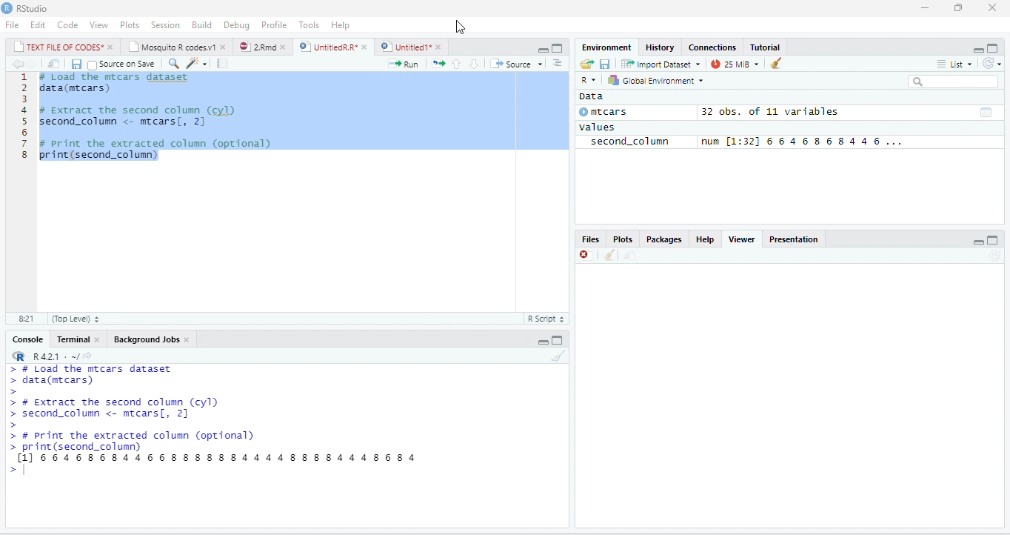 The width and height of the screenshot is (1010, 535). What do you see at coordinates (437, 64) in the screenshot?
I see `re-run the previous code region` at bounding box center [437, 64].